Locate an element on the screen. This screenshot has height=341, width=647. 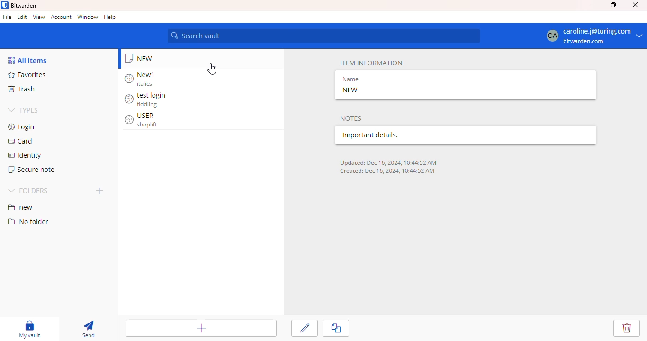
all items is located at coordinates (28, 60).